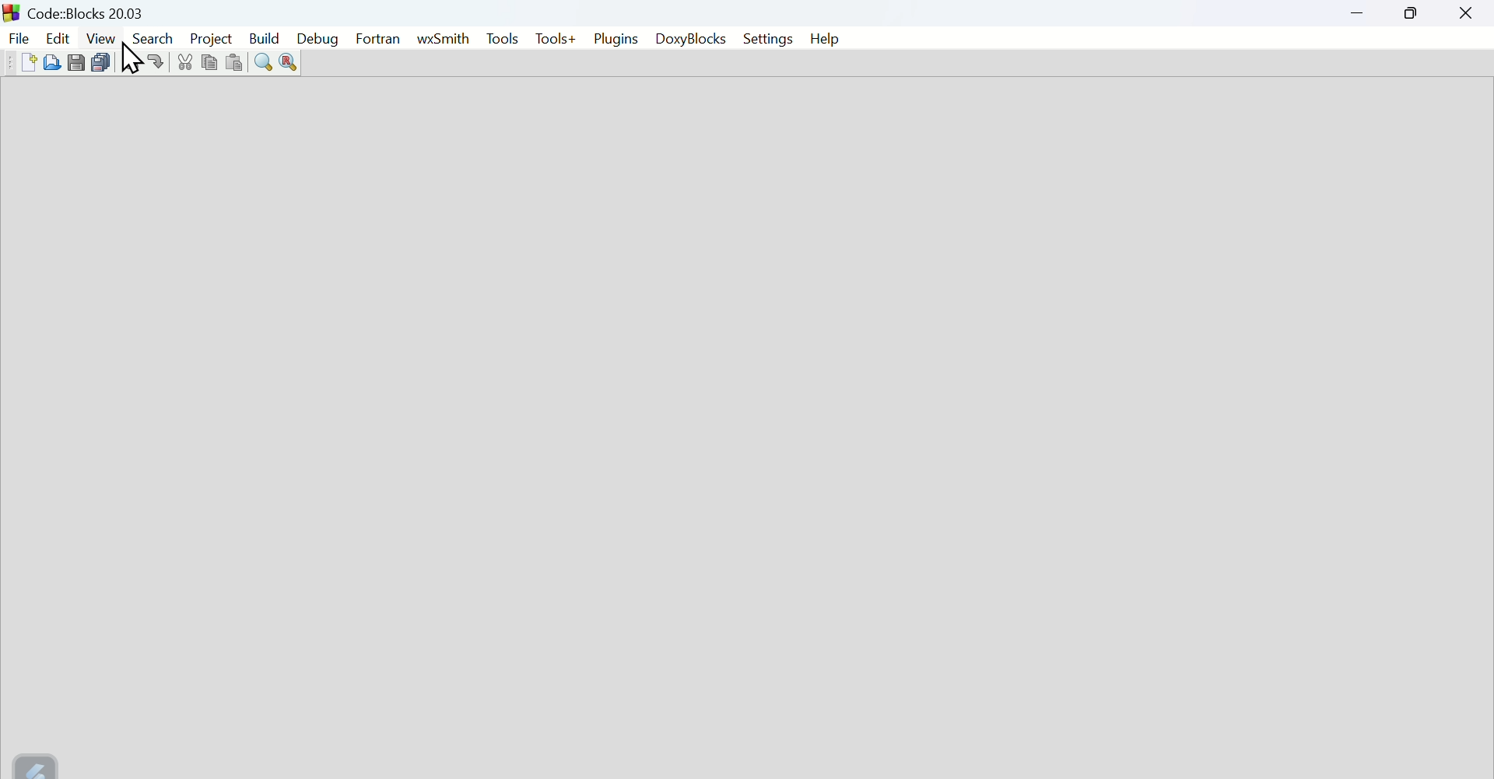 The image size is (1494, 779). Describe the element at coordinates (131, 61) in the screenshot. I see `Cursor` at that location.